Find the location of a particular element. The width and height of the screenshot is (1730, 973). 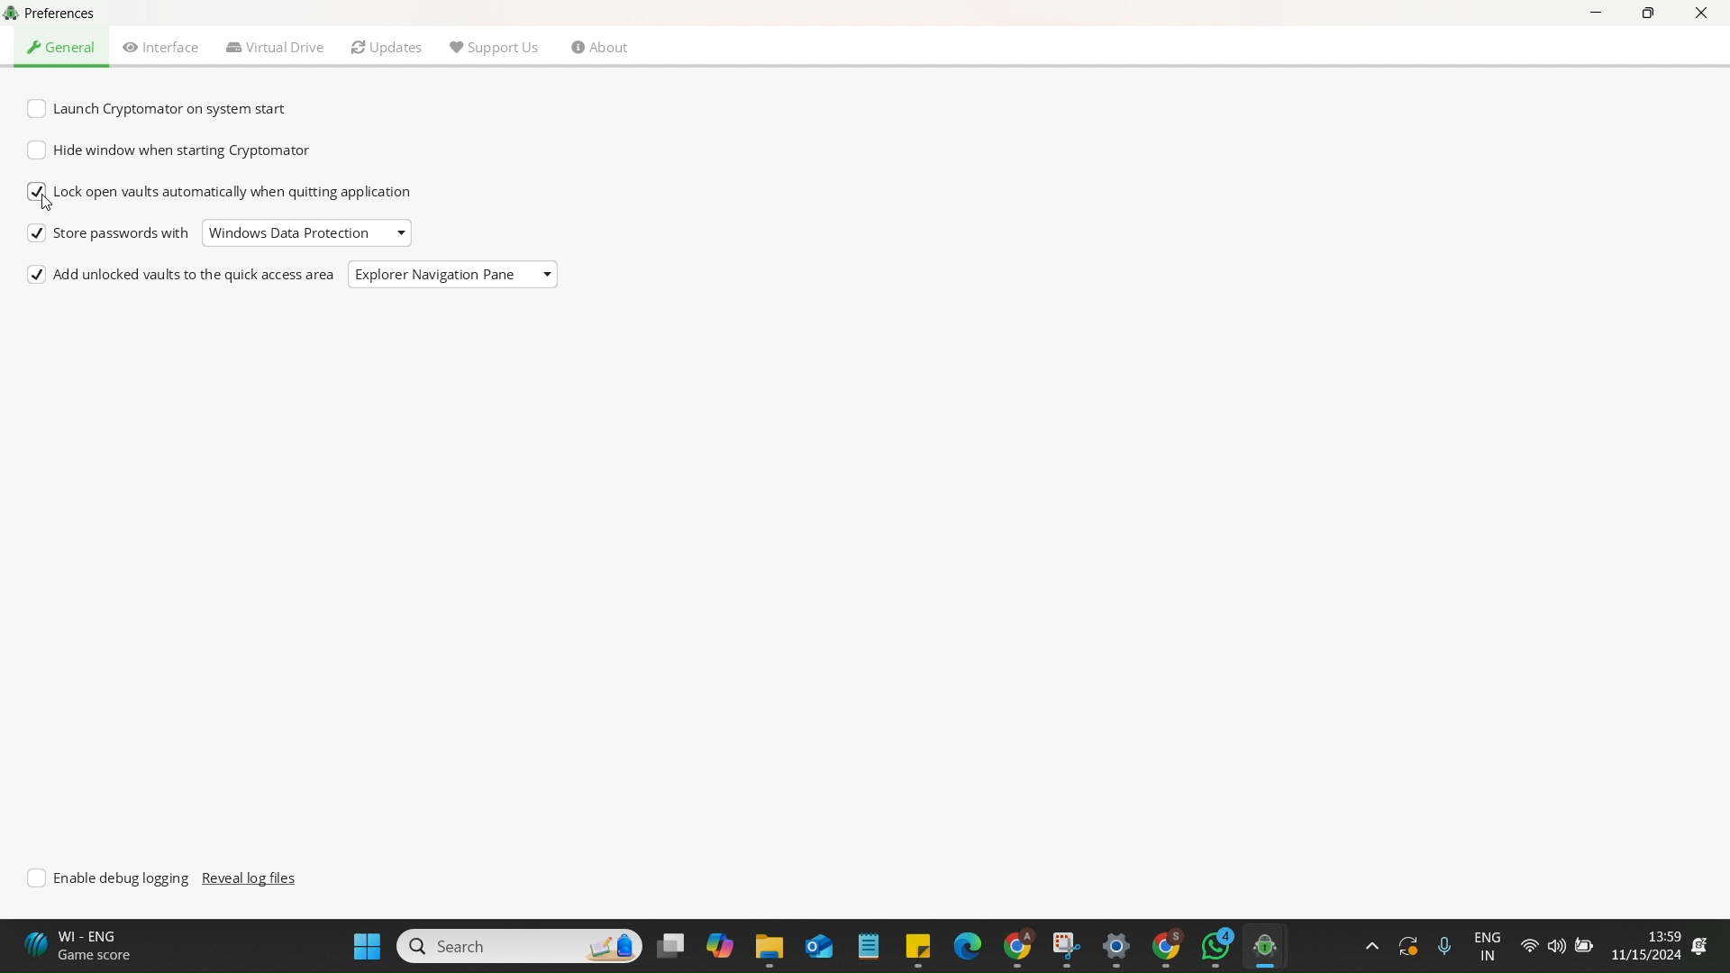

Store Password With is located at coordinates (109, 234).